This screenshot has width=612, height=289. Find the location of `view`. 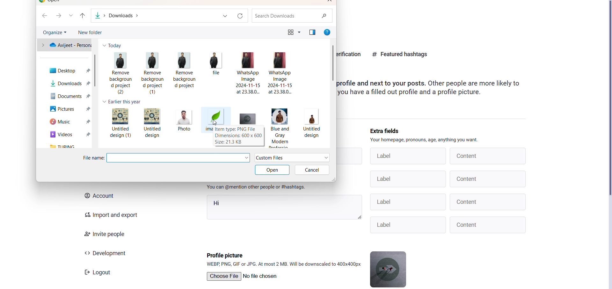

view is located at coordinates (291, 32).